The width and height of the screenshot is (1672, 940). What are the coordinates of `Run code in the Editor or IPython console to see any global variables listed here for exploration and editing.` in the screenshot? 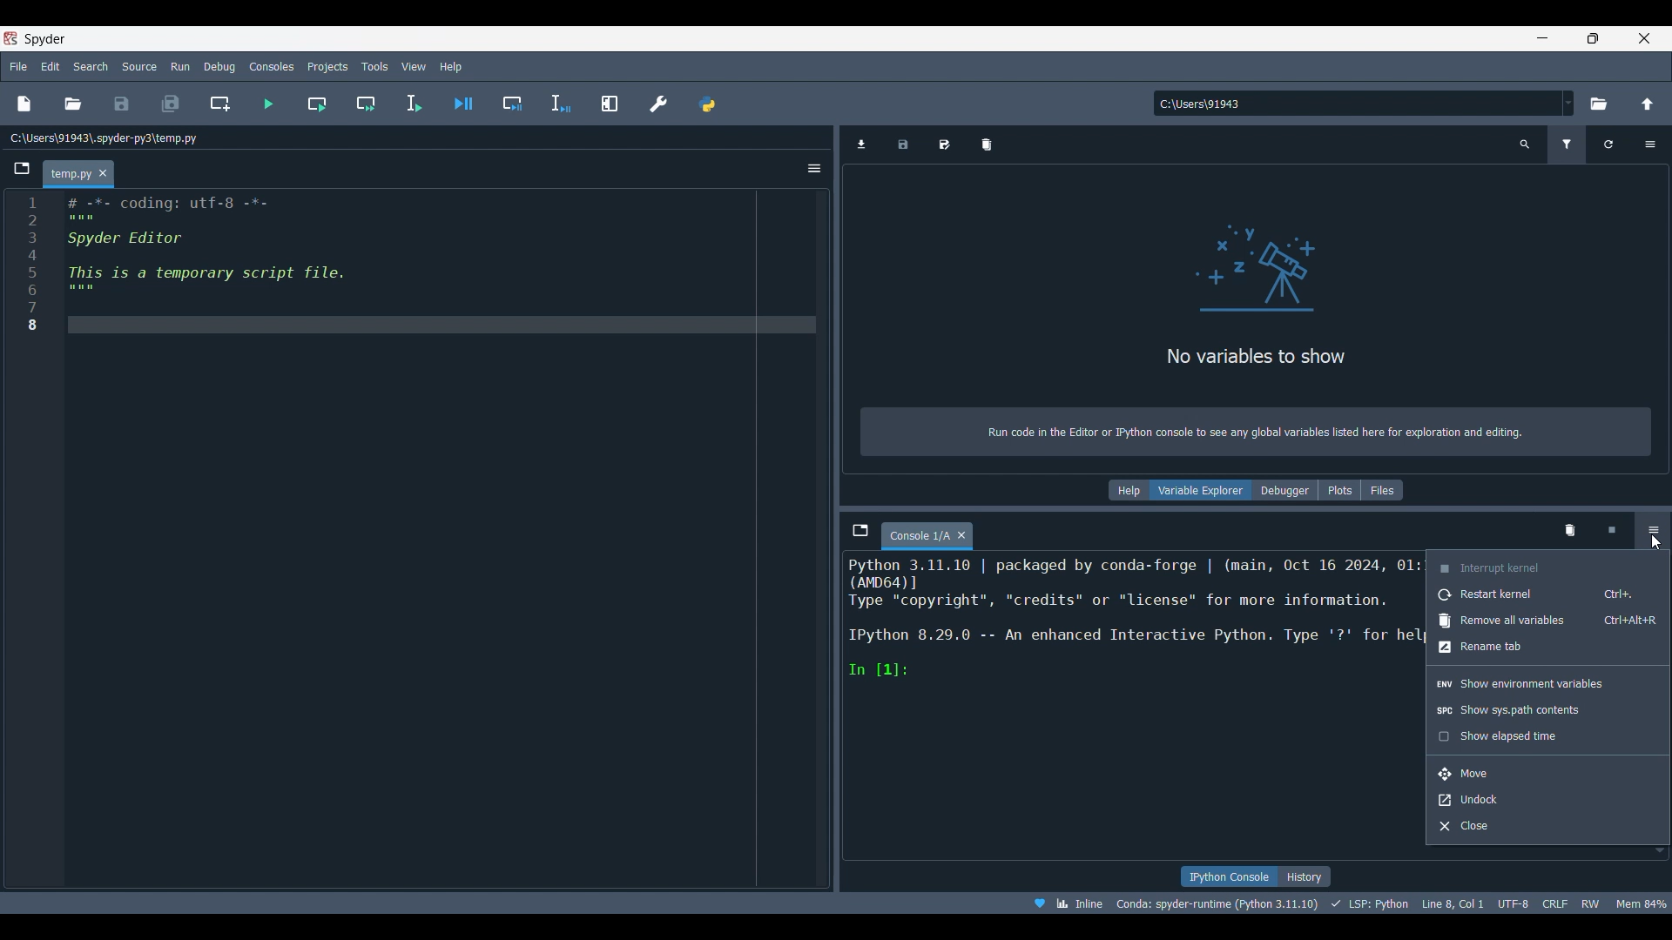 It's located at (1261, 432).